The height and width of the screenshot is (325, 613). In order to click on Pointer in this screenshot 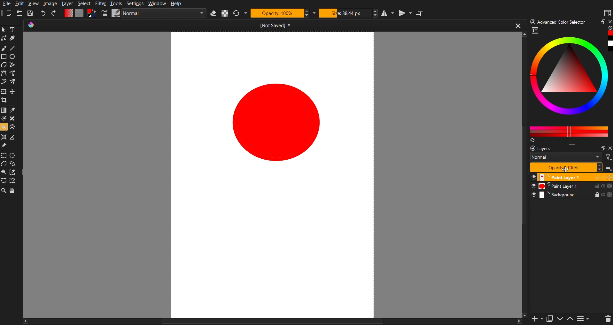, I will do `click(4, 29)`.